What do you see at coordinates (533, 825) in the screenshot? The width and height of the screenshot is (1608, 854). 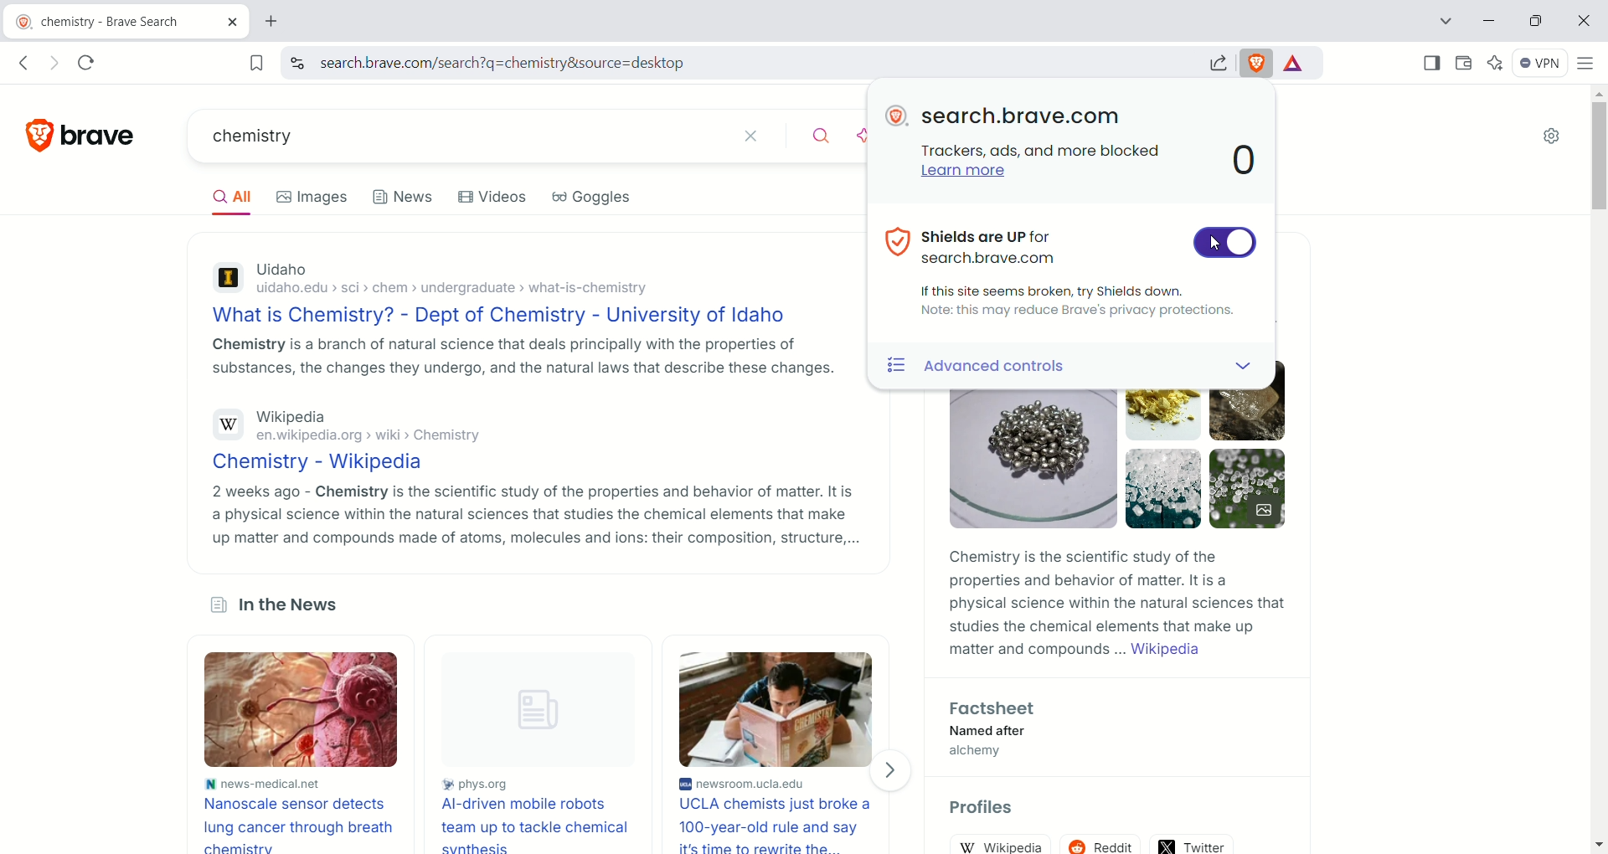 I see `AI-Driven mobile robots team up to tackle chemical synthesis` at bounding box center [533, 825].